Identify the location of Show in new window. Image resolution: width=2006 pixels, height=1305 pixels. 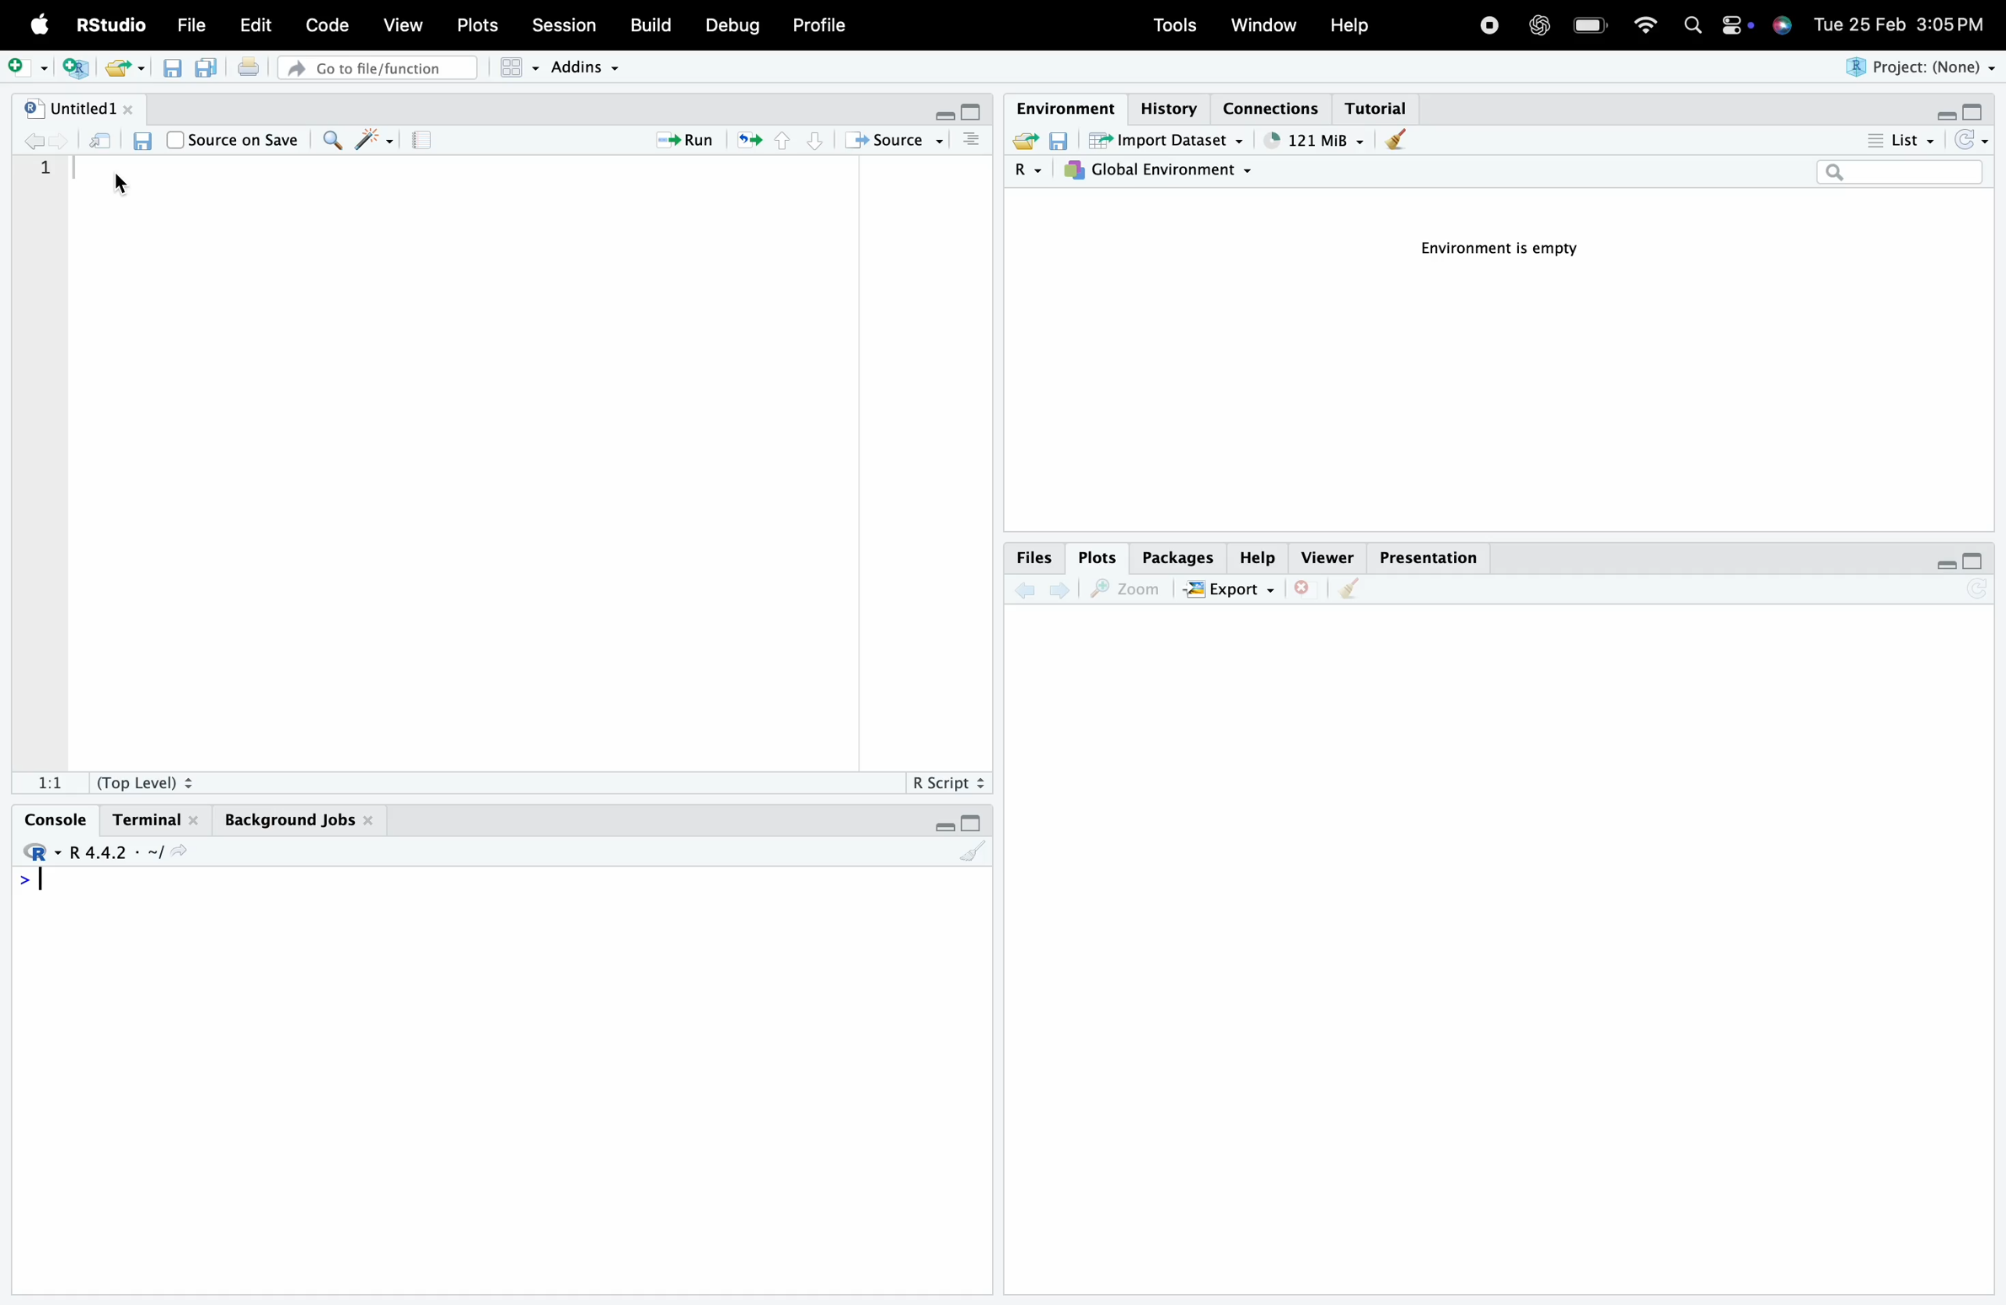
(99, 140).